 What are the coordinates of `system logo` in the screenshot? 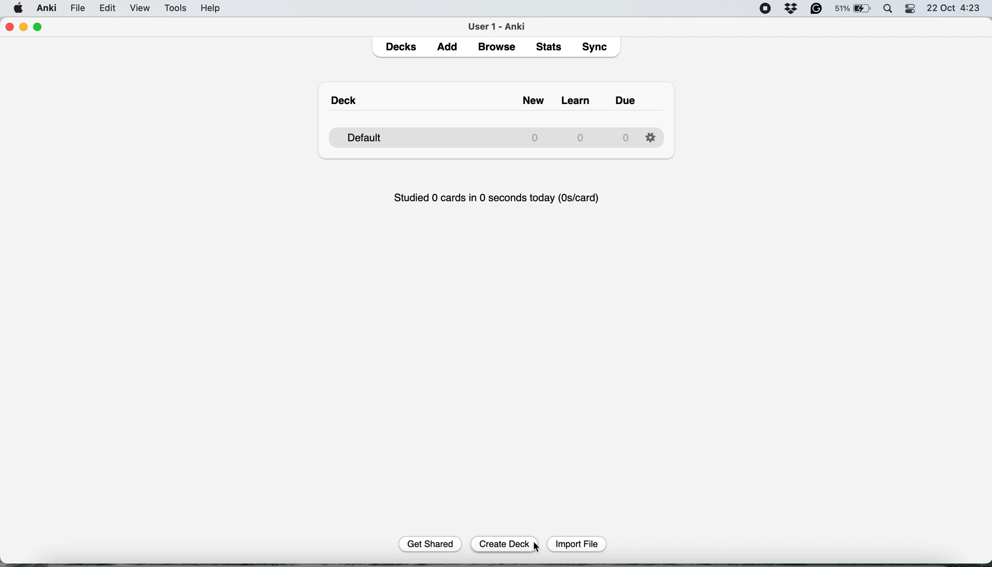 It's located at (18, 9).